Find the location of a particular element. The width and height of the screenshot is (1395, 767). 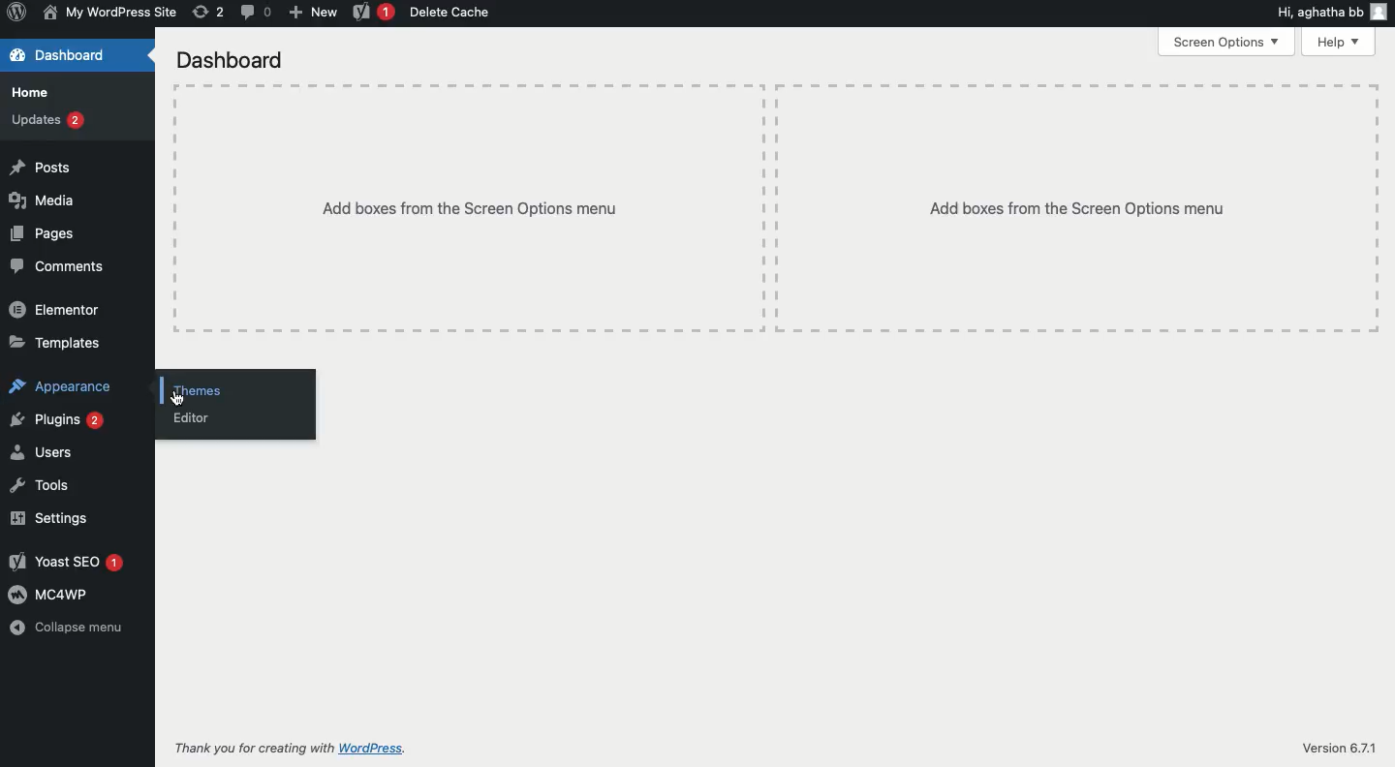

Settings is located at coordinates (49, 520).